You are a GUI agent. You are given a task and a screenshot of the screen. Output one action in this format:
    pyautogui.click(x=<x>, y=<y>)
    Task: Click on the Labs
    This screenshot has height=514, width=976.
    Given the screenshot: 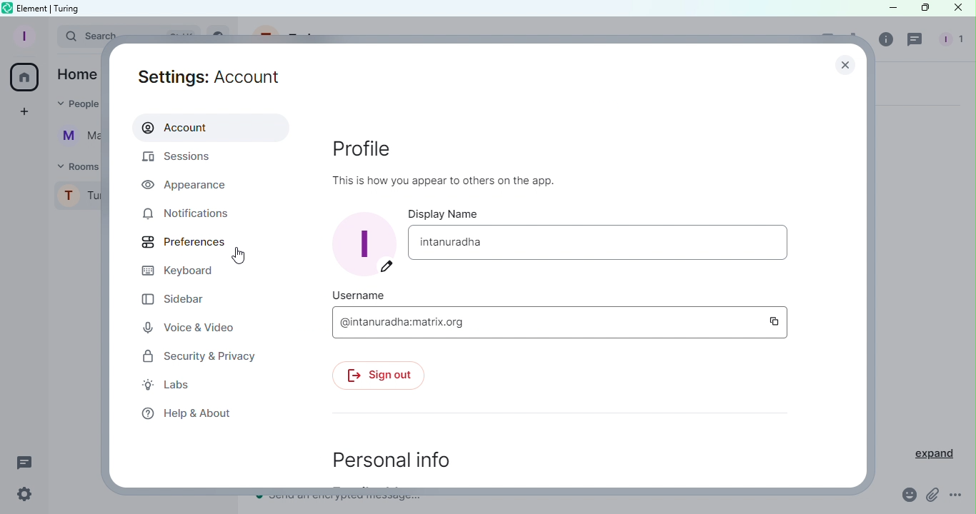 What is the action you would take?
    pyautogui.click(x=179, y=386)
    